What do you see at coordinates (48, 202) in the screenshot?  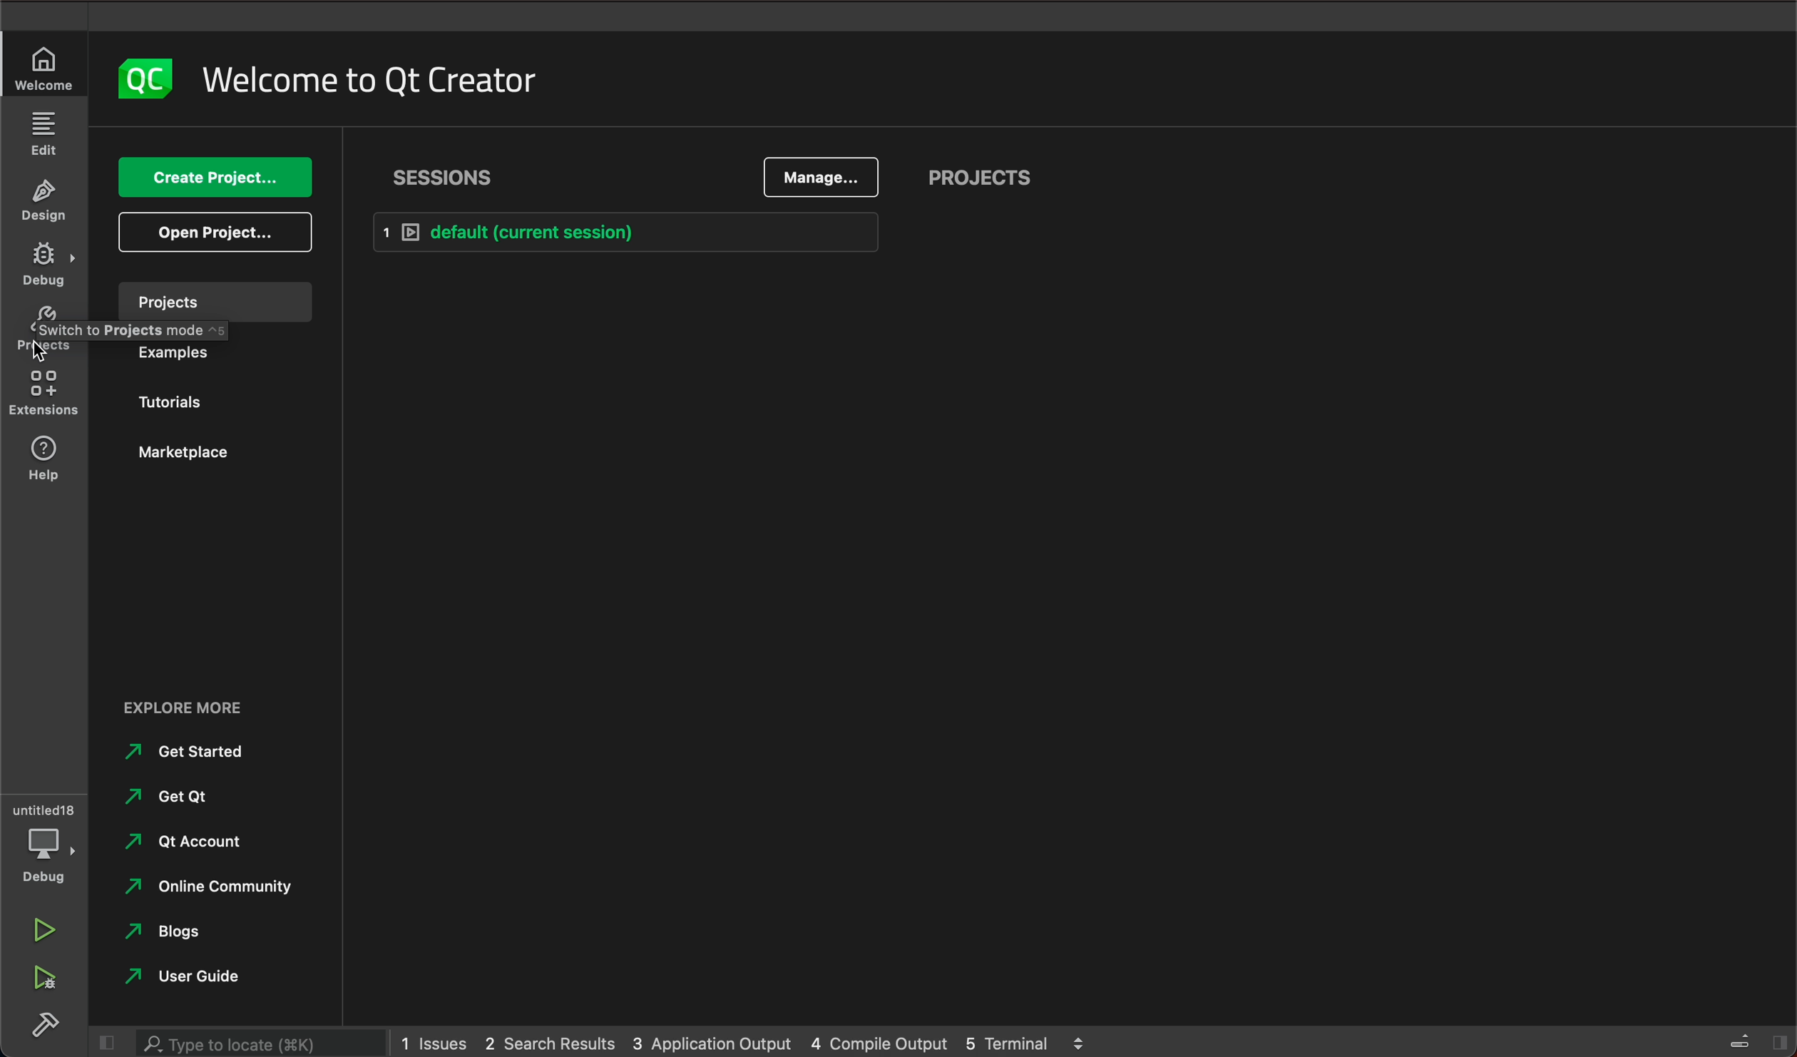 I see `DESIGN` at bounding box center [48, 202].